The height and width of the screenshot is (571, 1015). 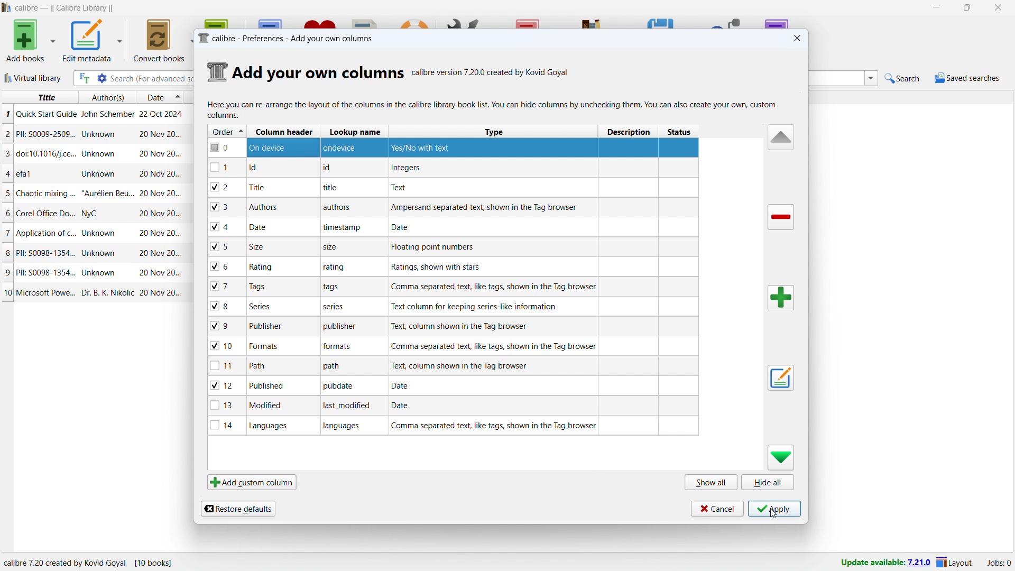 What do you see at coordinates (967, 78) in the screenshot?
I see `saved searches menu` at bounding box center [967, 78].